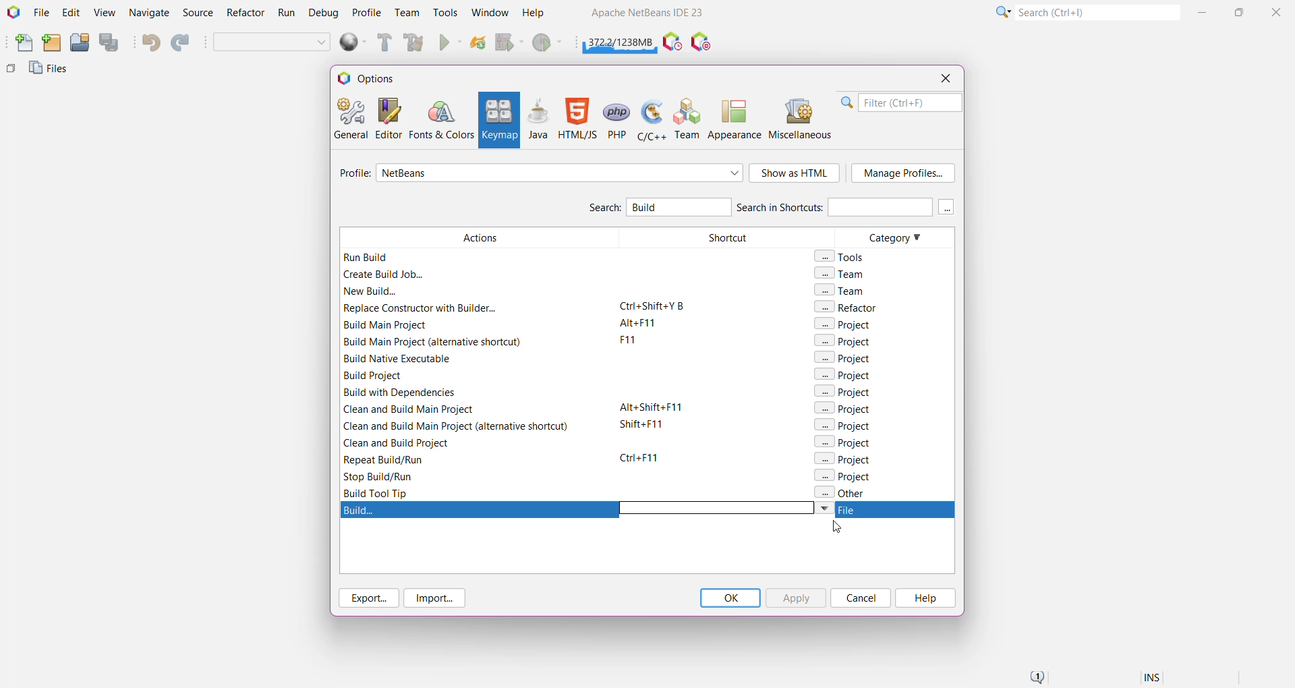 This screenshot has height=688, width=1295. What do you see at coordinates (618, 119) in the screenshot?
I see `PHP` at bounding box center [618, 119].